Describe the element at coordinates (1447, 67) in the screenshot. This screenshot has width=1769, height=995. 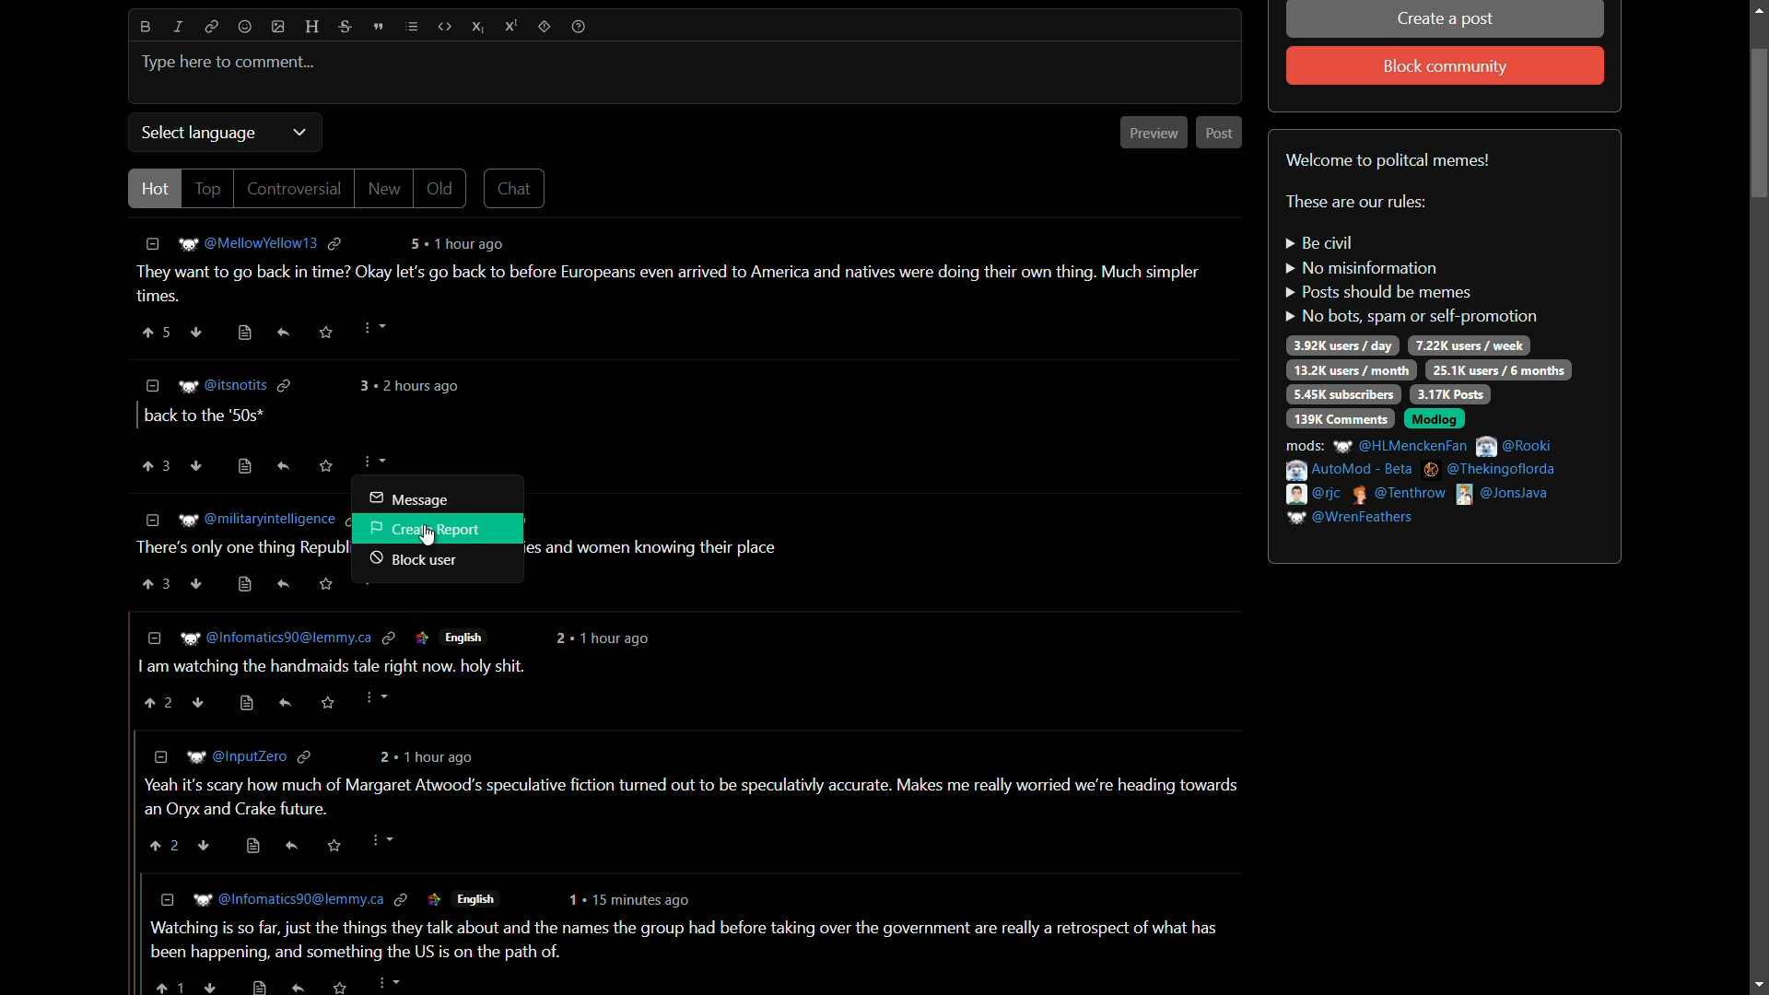
I see `block community` at that location.